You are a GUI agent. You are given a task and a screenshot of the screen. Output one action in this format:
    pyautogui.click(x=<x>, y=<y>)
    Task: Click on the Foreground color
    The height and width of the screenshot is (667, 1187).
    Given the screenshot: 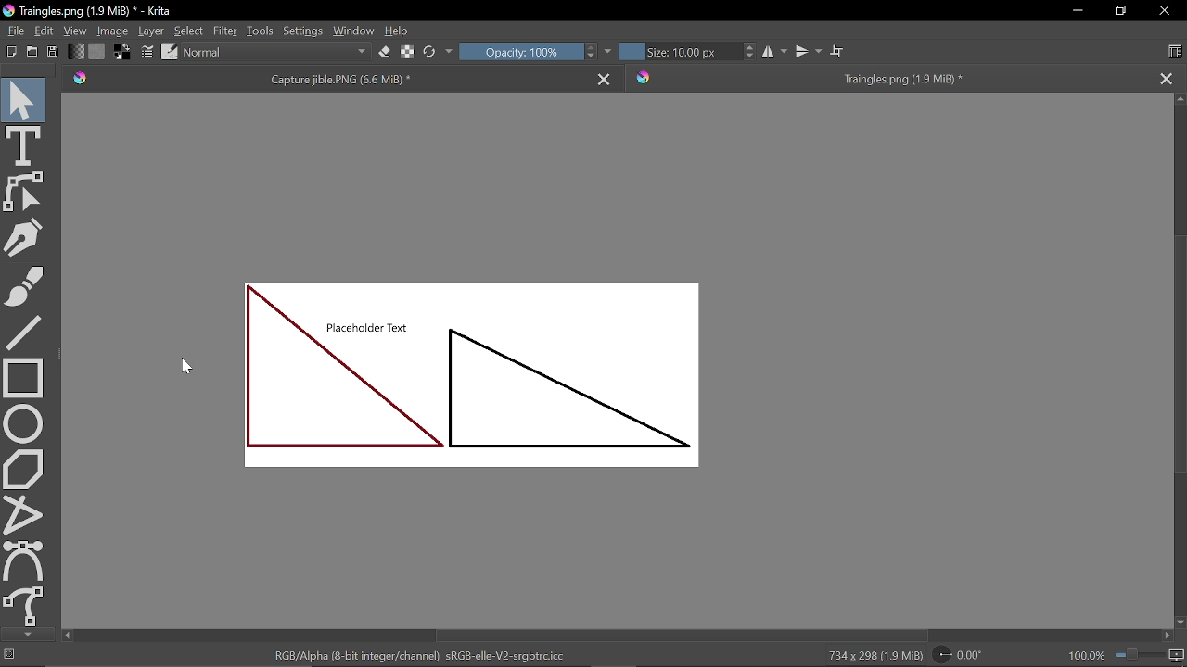 What is the action you would take?
    pyautogui.click(x=123, y=53)
    